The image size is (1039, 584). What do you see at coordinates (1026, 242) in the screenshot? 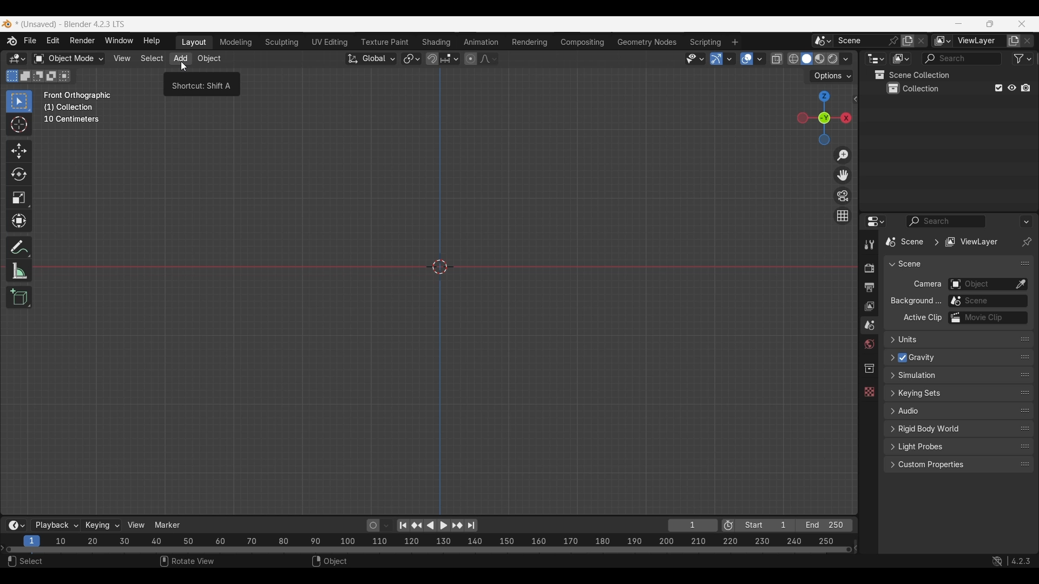
I see `Toggle pin ID` at bounding box center [1026, 242].